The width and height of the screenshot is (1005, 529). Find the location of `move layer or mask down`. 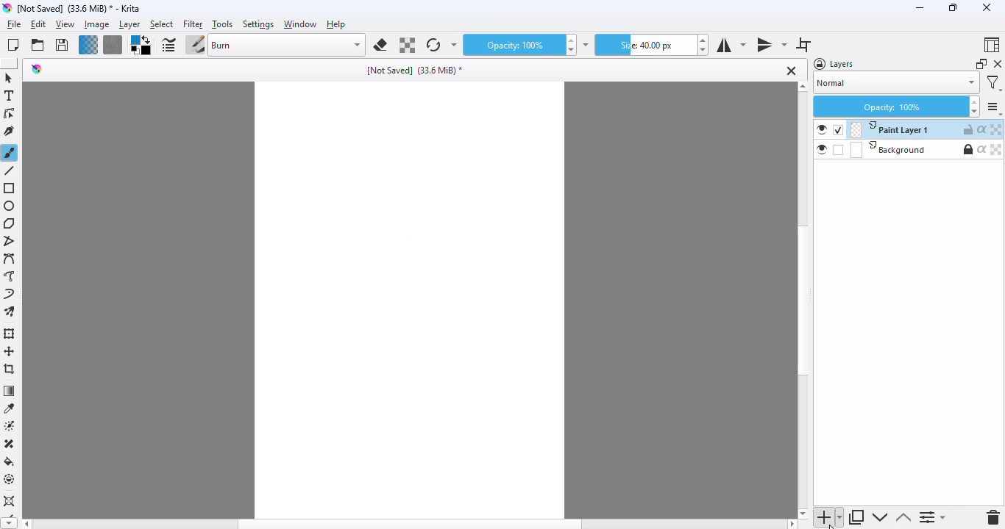

move layer or mask down is located at coordinates (878, 517).